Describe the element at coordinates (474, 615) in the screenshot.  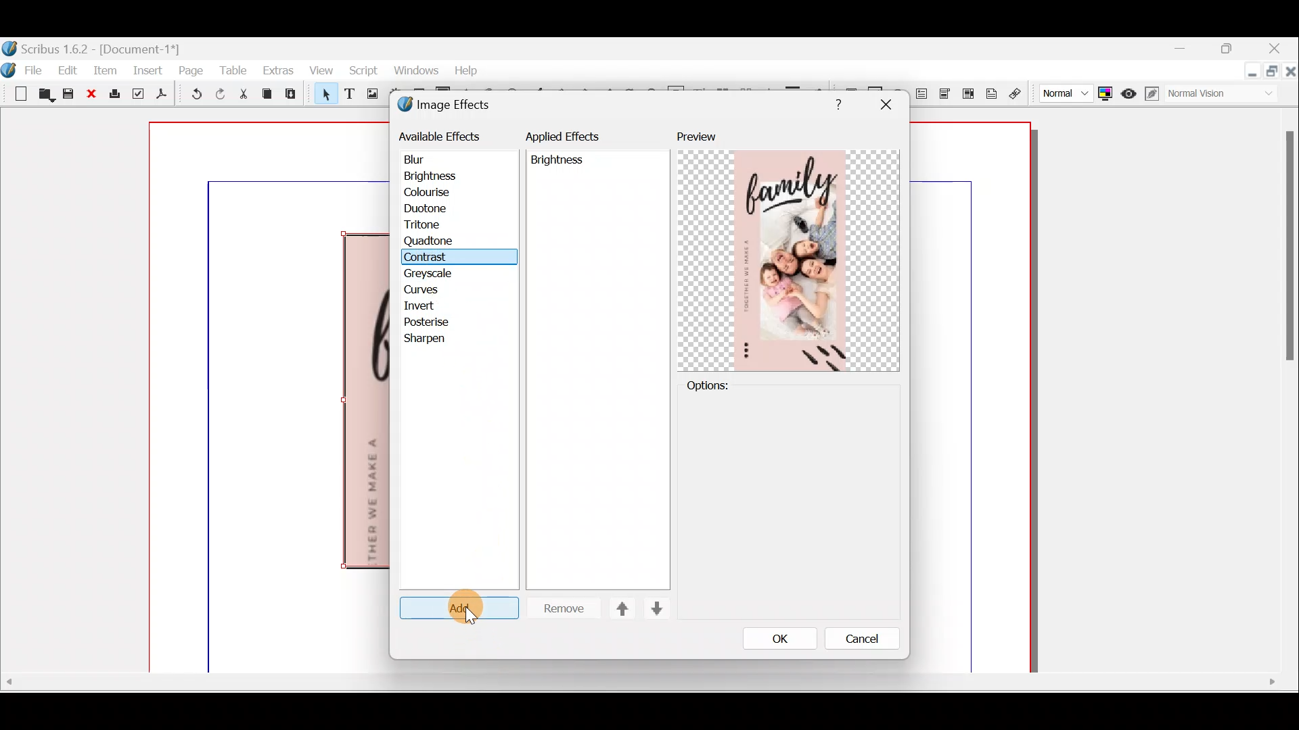
I see `Cursor` at that location.